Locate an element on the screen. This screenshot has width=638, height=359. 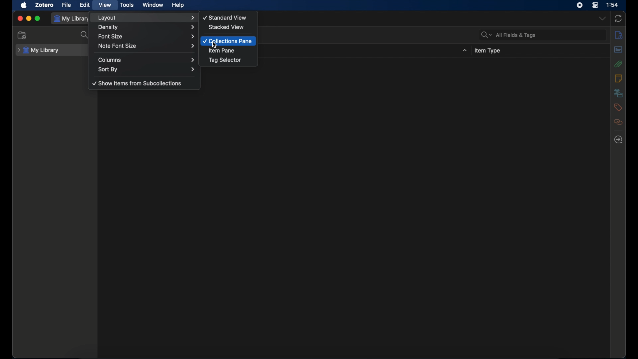
dropdown is located at coordinates (465, 50).